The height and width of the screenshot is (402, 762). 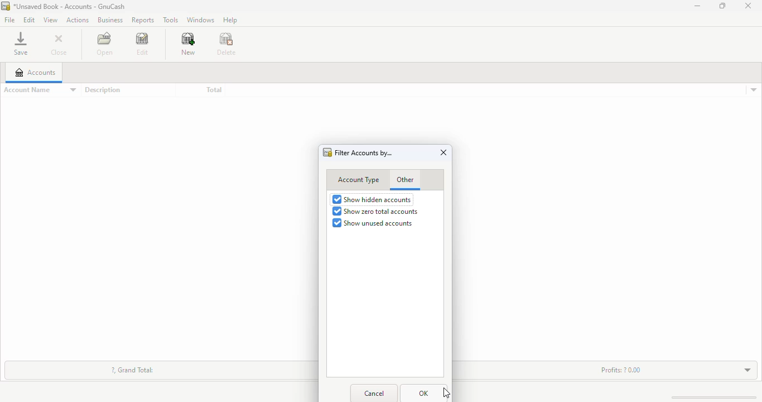 I want to click on other, so click(x=404, y=180).